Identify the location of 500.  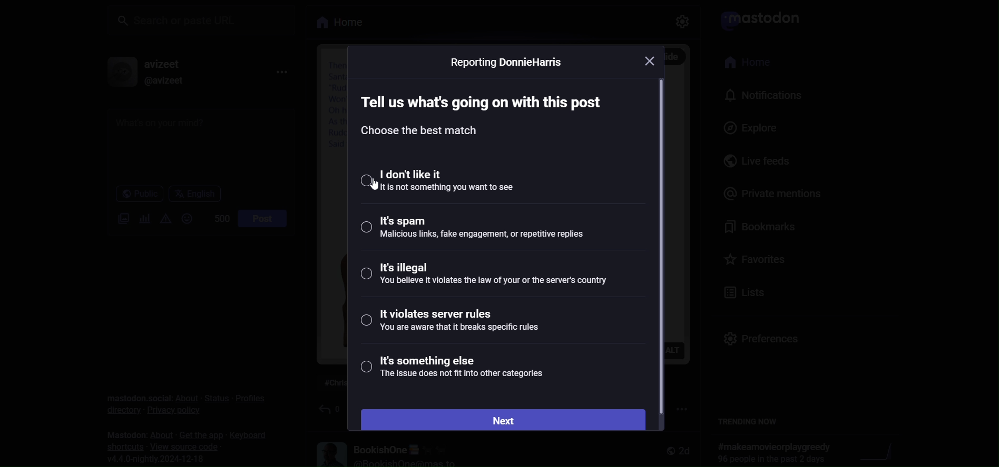
(216, 218).